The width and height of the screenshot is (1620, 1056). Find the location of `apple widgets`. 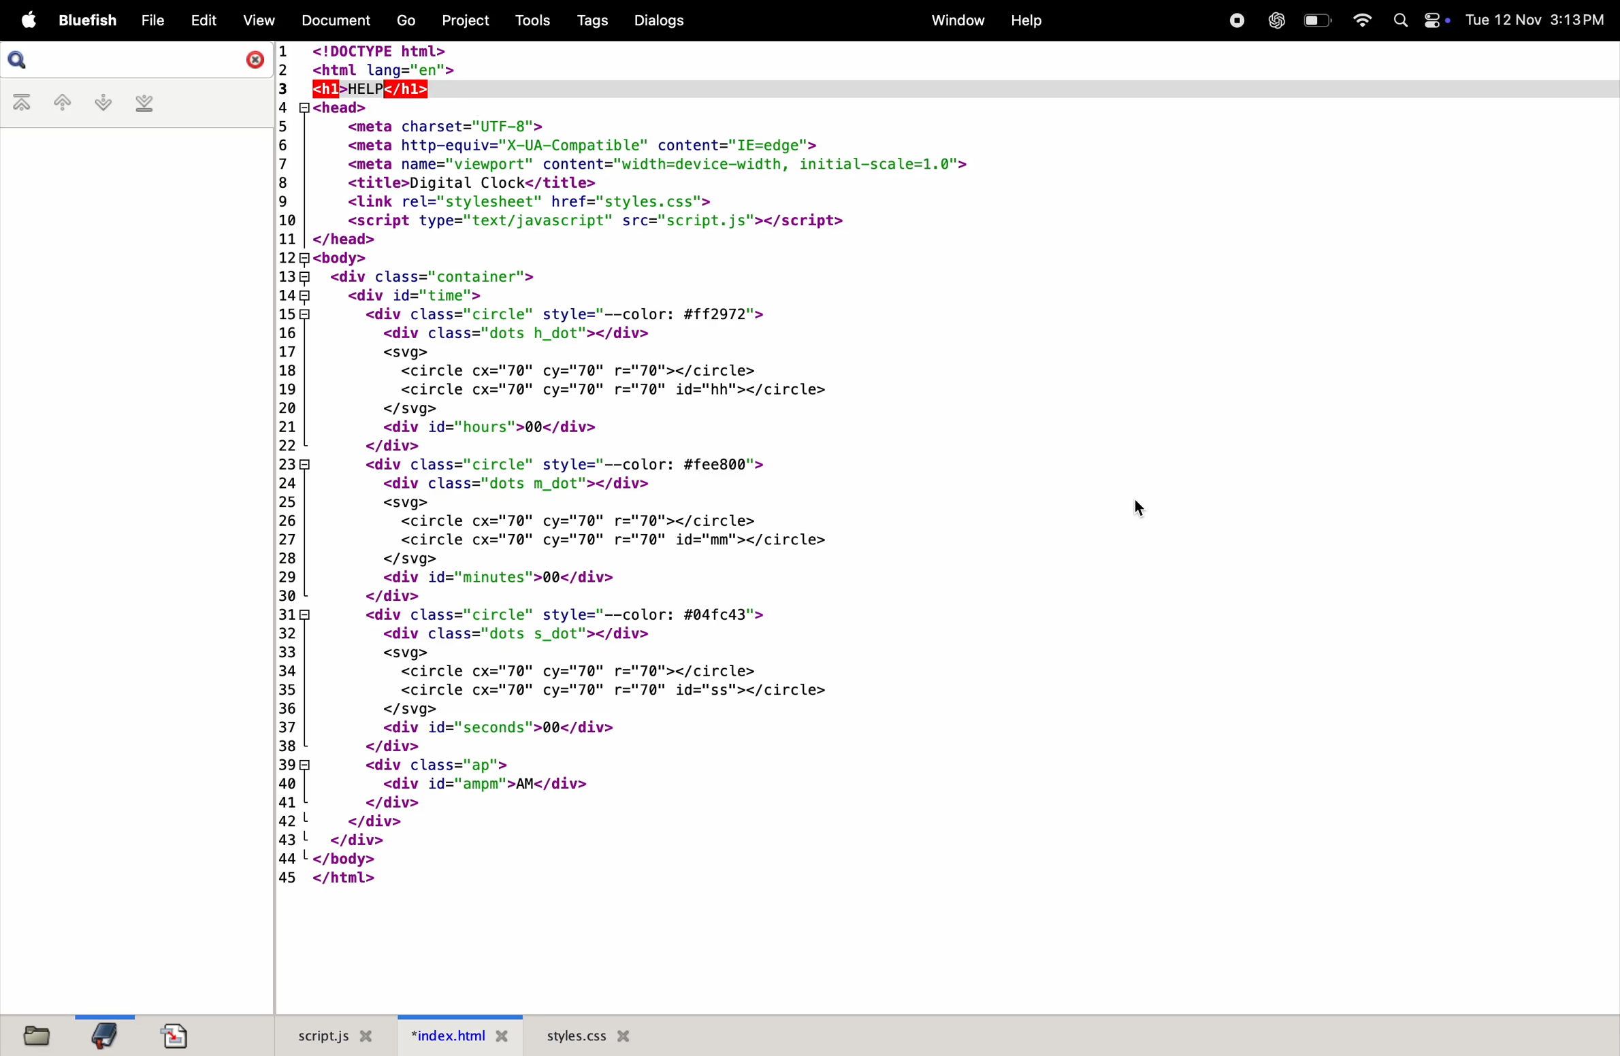

apple widgets is located at coordinates (1420, 20).